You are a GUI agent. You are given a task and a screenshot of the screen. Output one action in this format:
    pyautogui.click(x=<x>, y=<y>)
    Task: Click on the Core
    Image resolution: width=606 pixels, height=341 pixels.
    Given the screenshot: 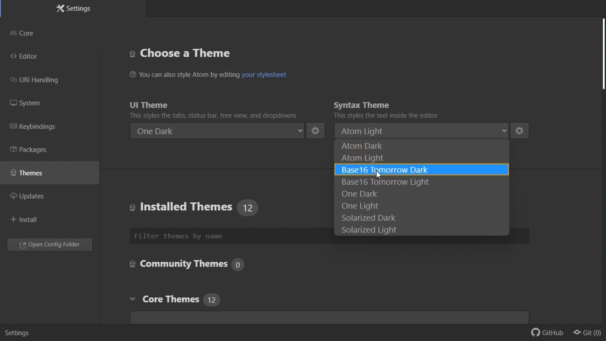 What is the action you would take?
    pyautogui.click(x=28, y=31)
    